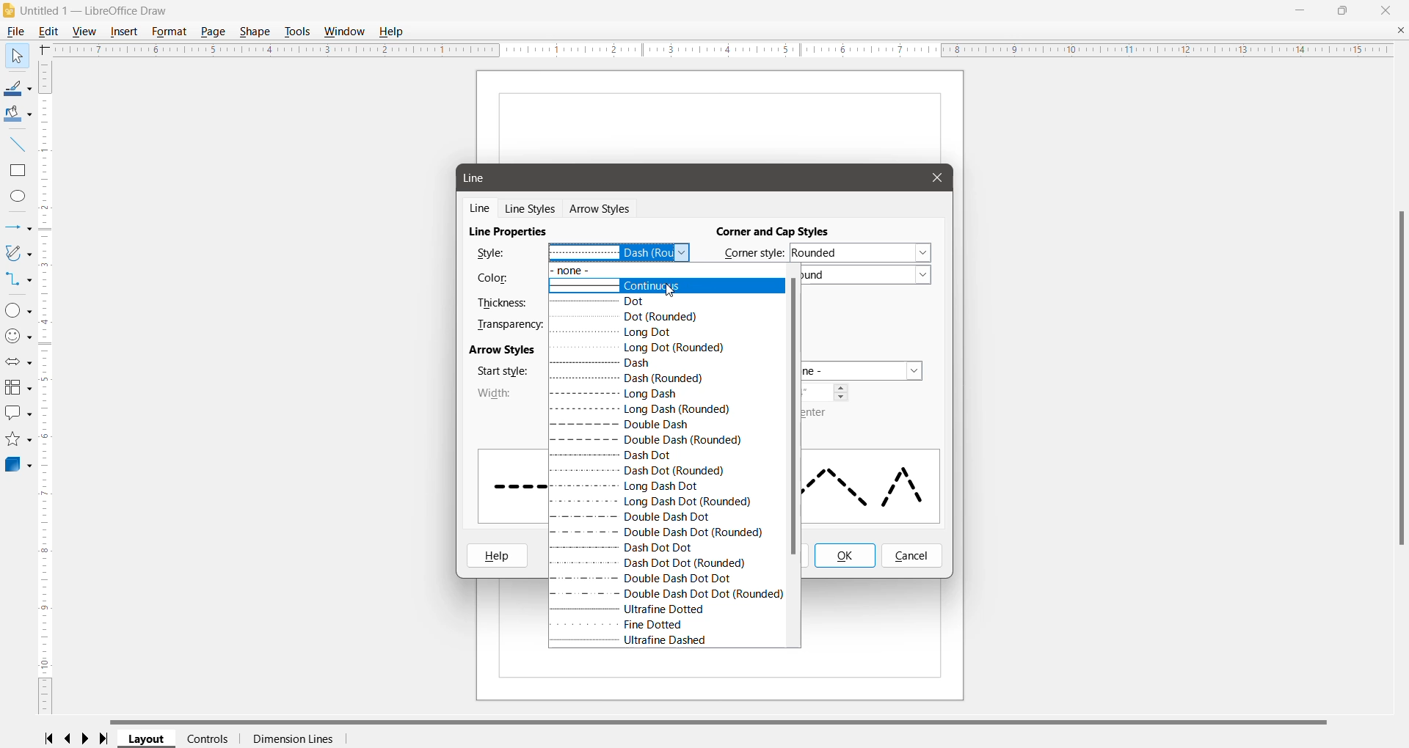  I want to click on Insert, so click(125, 31).